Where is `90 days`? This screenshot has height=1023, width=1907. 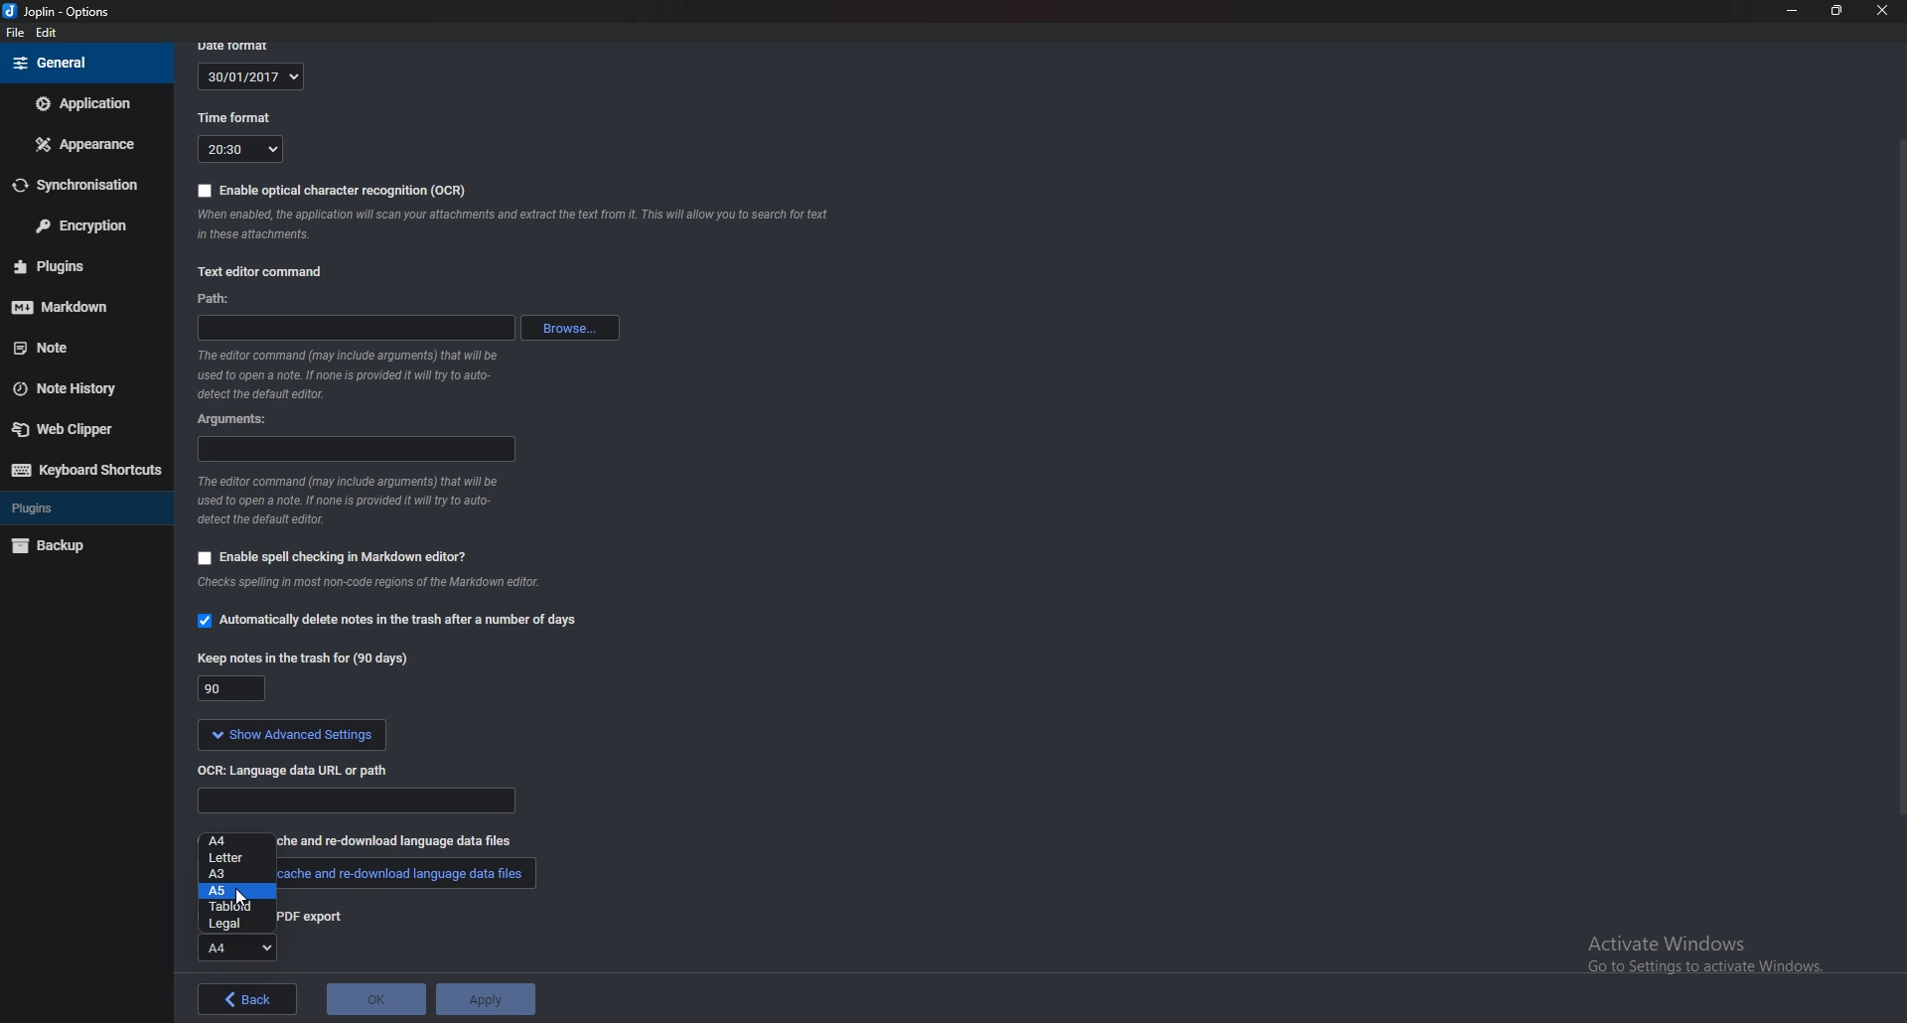 90 days is located at coordinates (228, 689).